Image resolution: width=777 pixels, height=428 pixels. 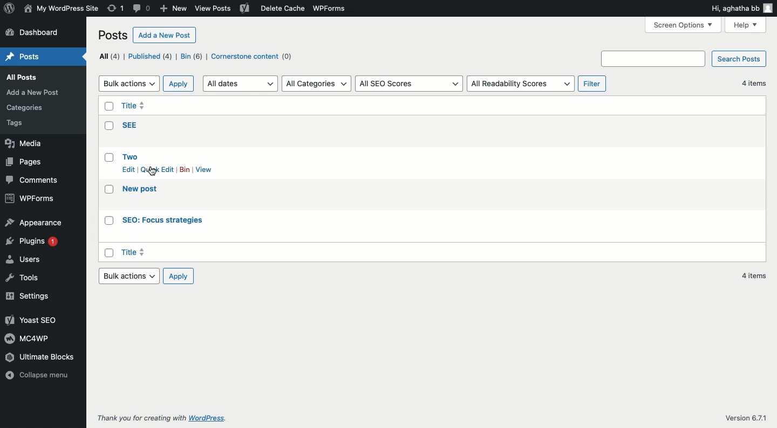 I want to click on View, so click(x=206, y=169).